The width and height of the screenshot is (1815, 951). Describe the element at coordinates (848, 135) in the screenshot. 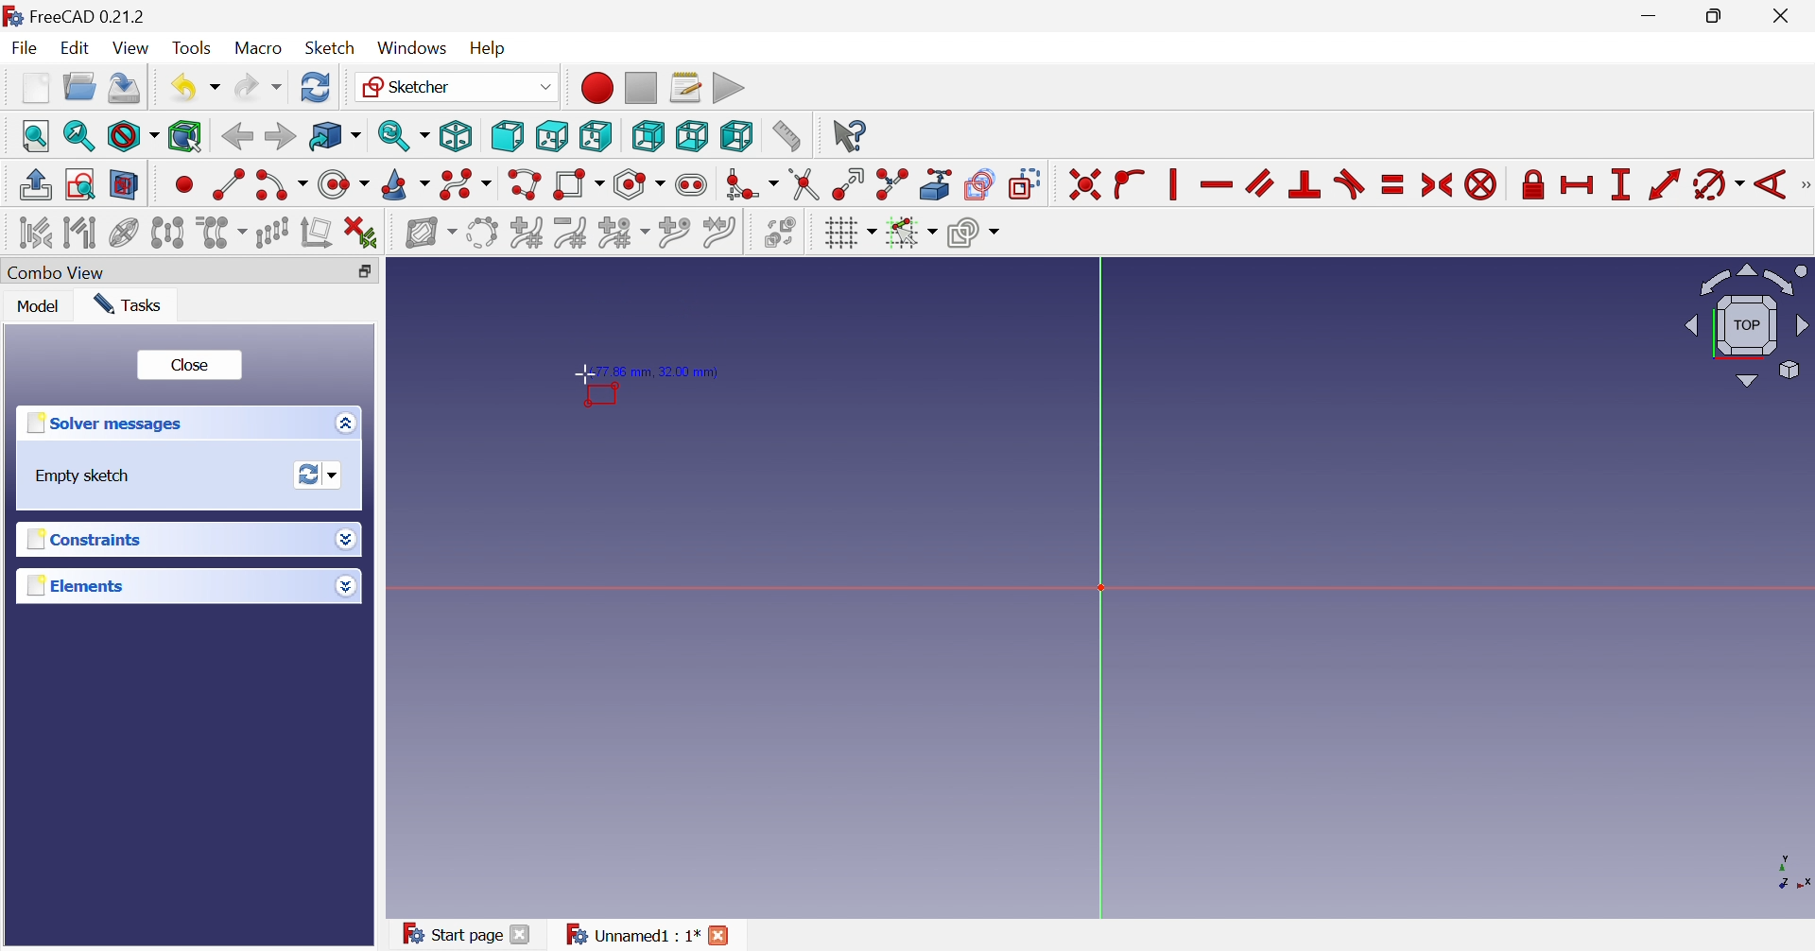

I see `What's this?` at that location.